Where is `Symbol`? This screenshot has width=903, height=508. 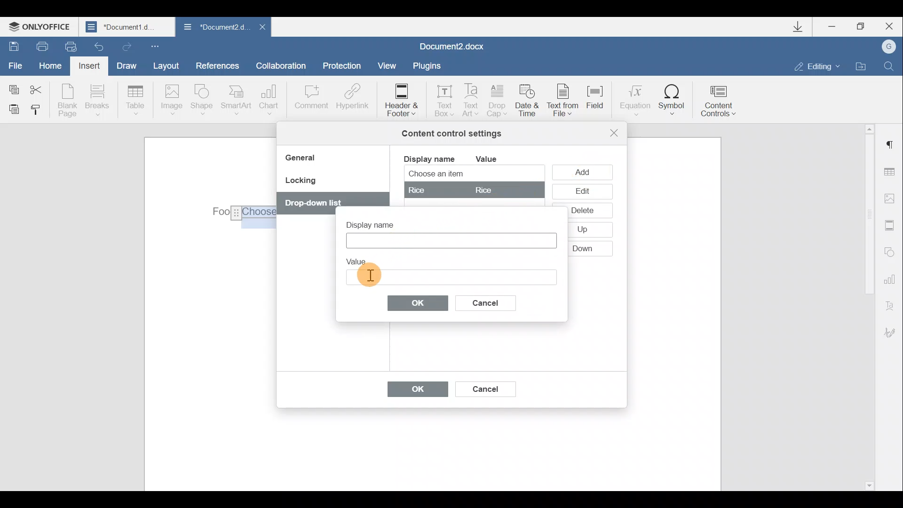
Symbol is located at coordinates (672, 99).